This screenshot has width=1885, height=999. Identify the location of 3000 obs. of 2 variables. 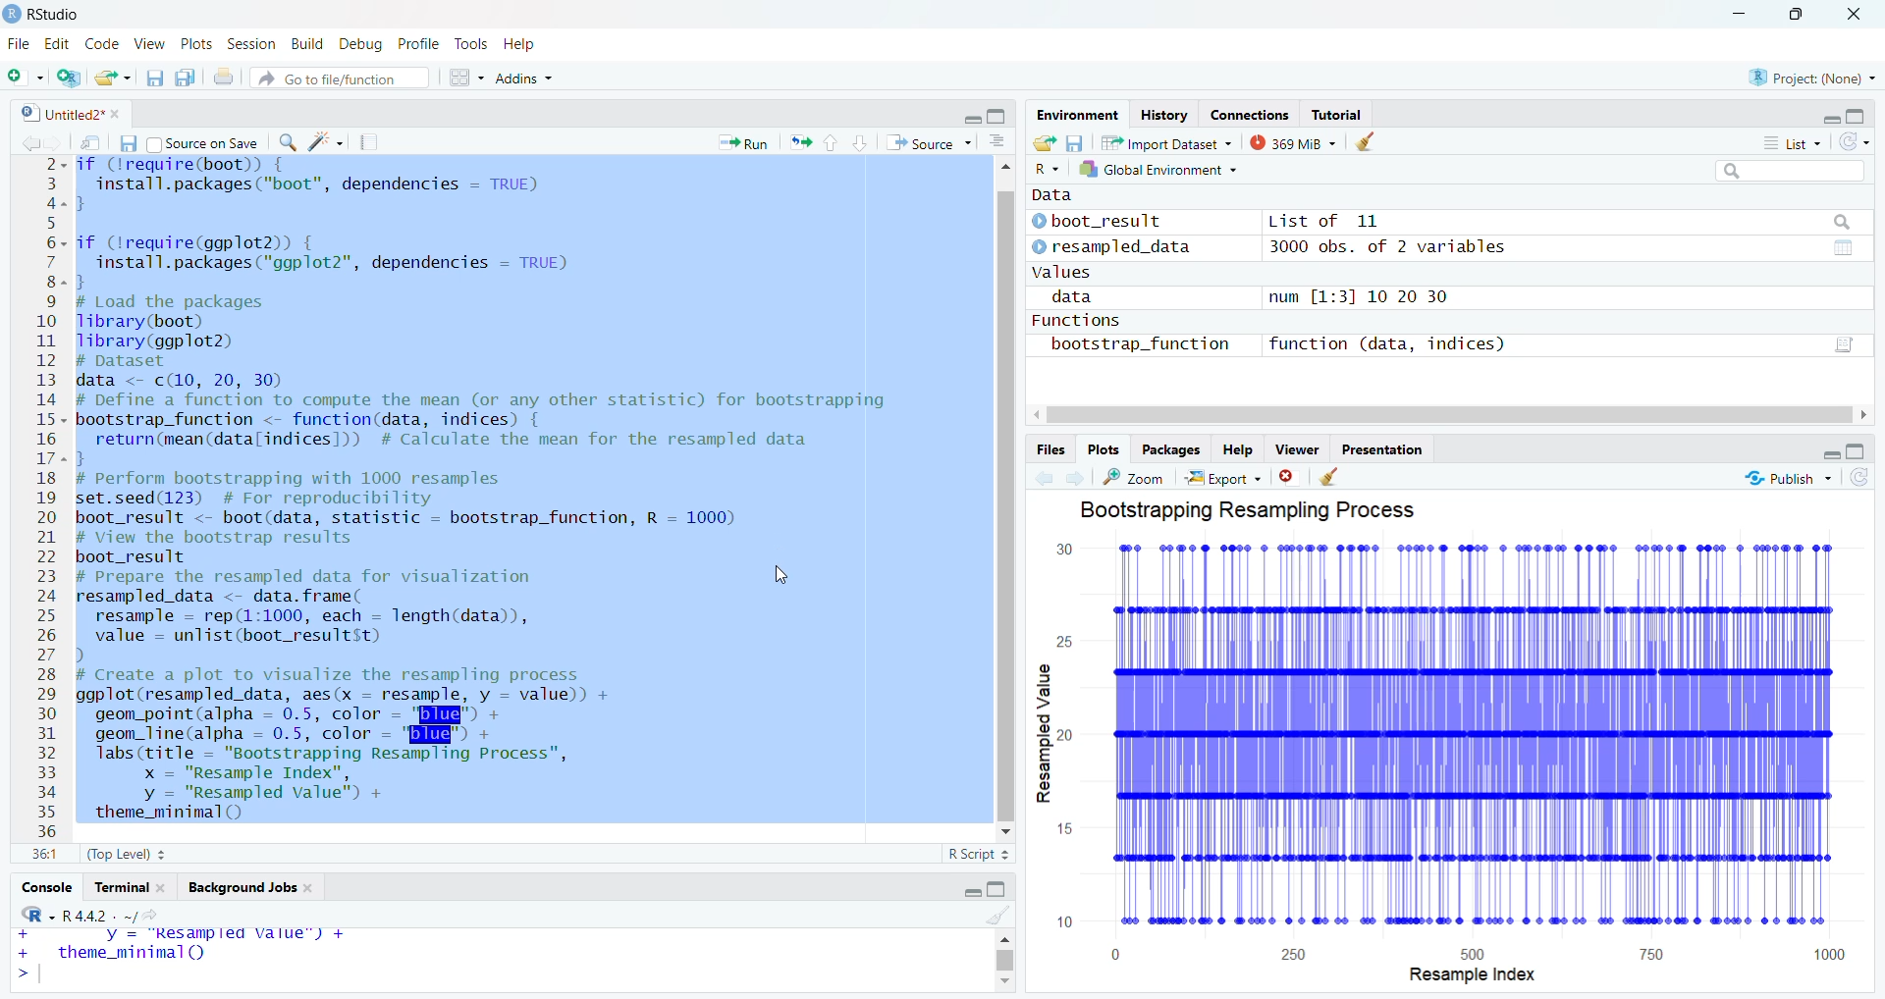
(1418, 247).